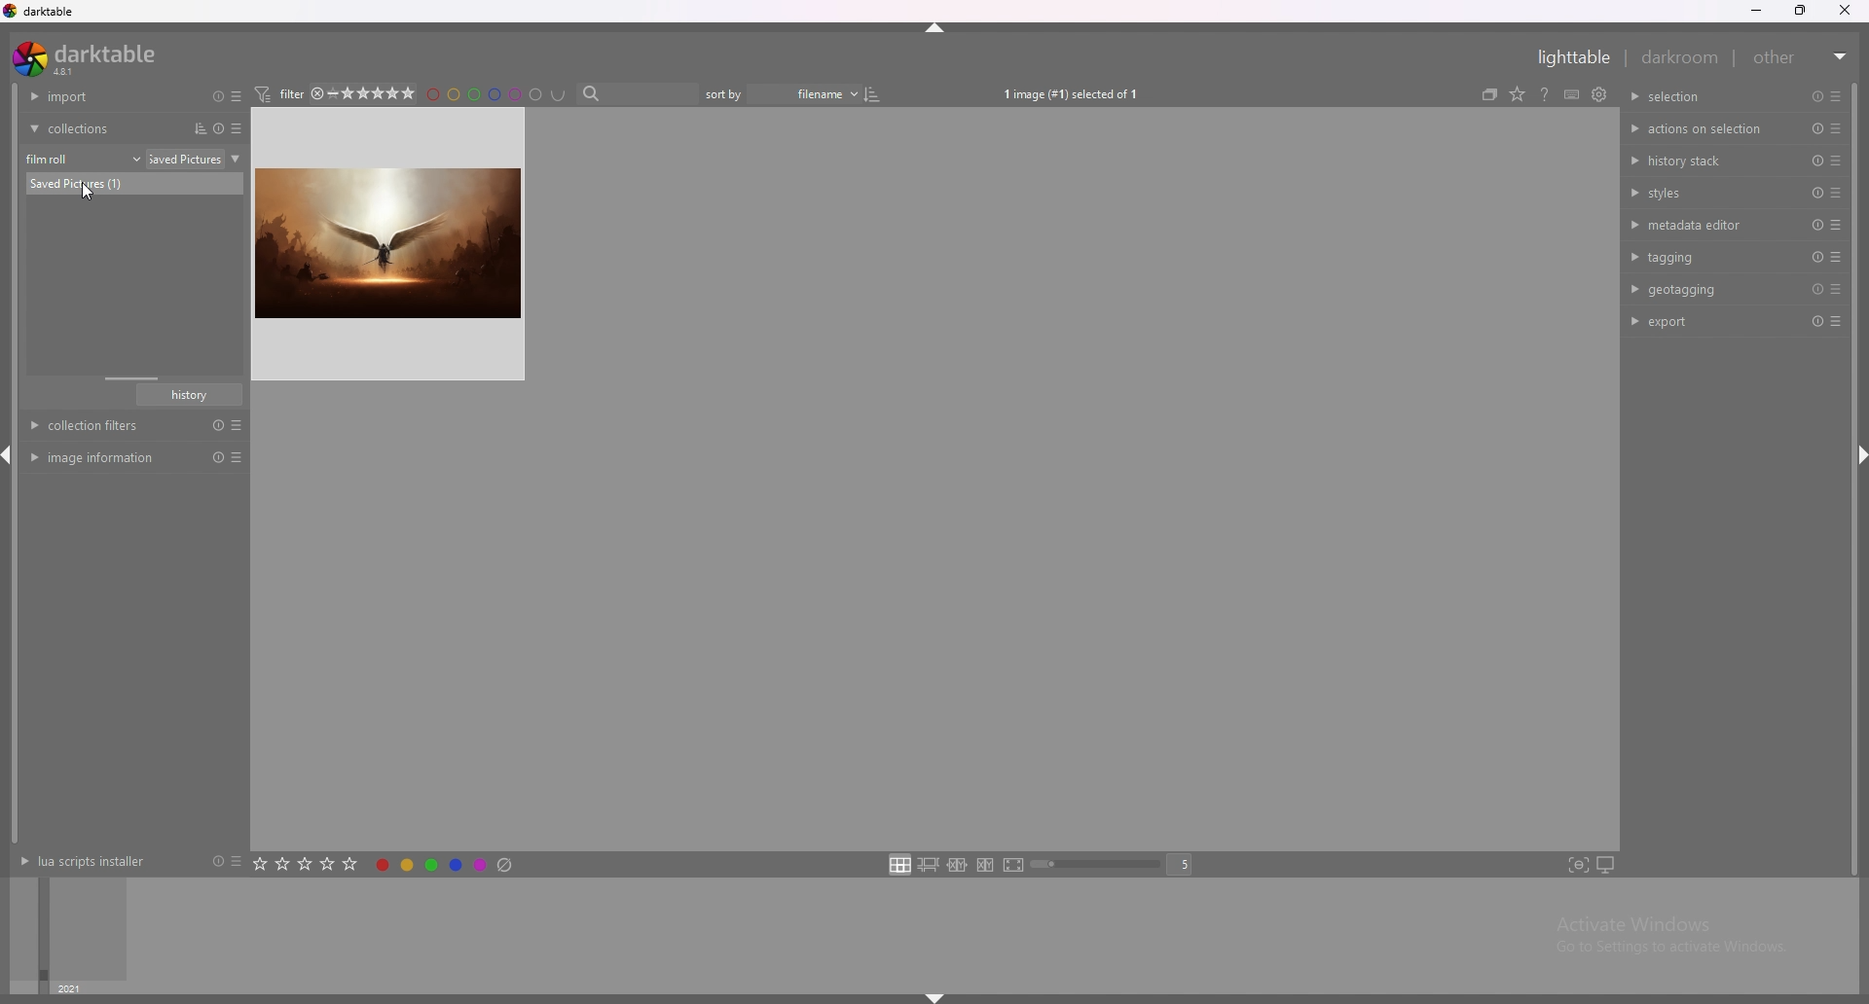 Image resolution: width=1869 pixels, height=1004 pixels. Describe the element at coordinates (385, 93) in the screenshot. I see `star rating` at that location.